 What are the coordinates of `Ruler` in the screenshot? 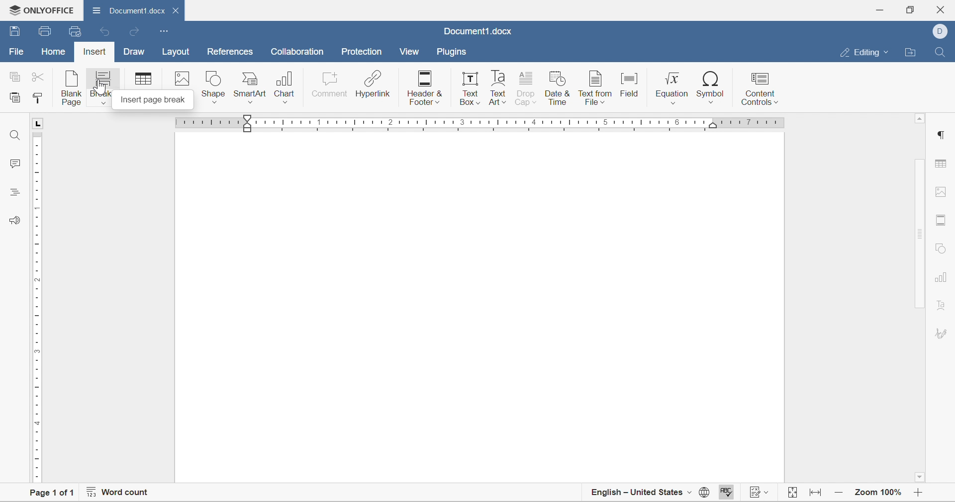 It's located at (36, 306).